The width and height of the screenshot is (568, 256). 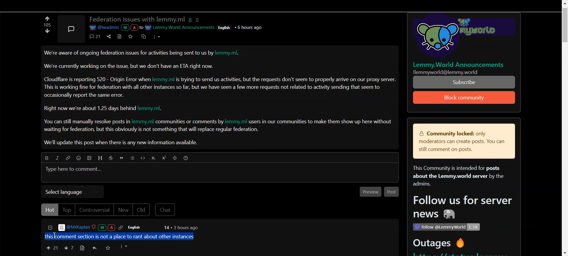 I want to click on Controversial, so click(x=94, y=210).